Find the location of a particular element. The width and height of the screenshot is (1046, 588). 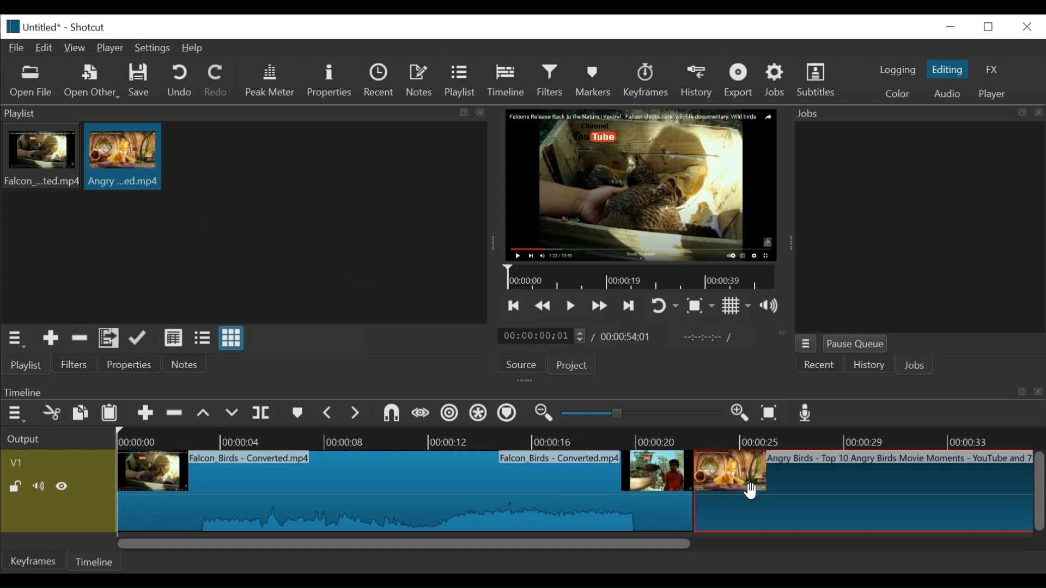

minimize is located at coordinates (950, 26).